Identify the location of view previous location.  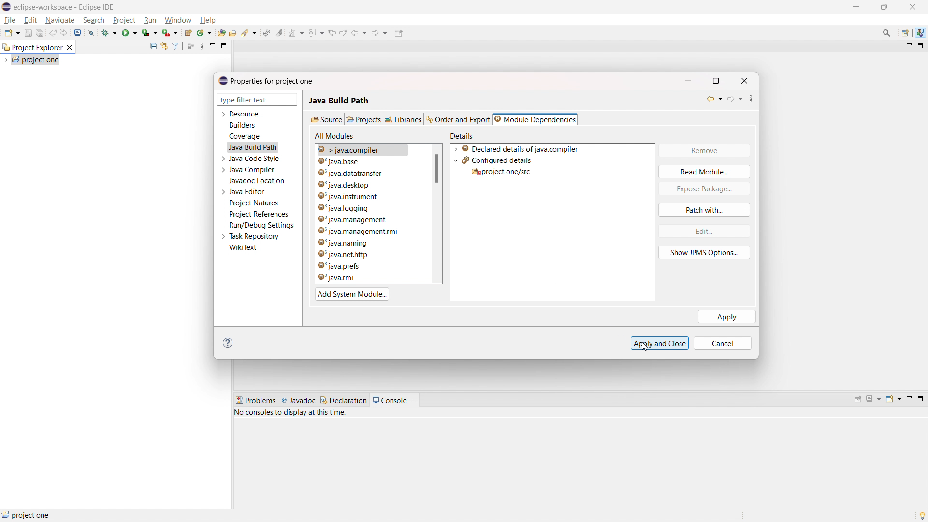
(332, 32).